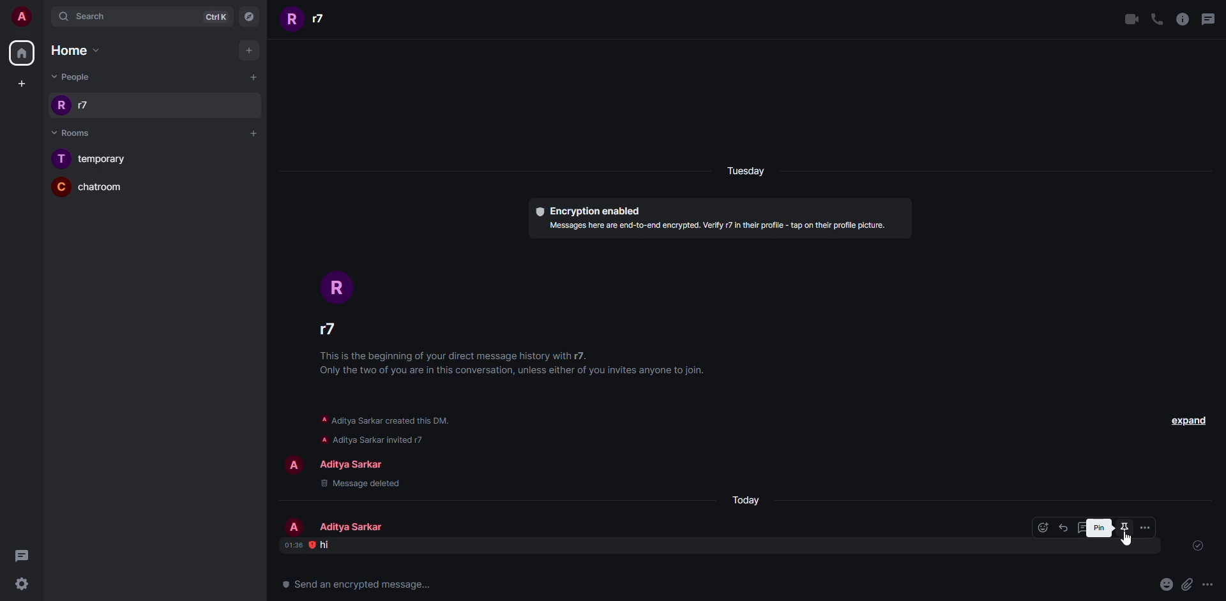 The width and height of the screenshot is (1226, 601). Describe the element at coordinates (393, 427) in the screenshot. I see `info` at that location.